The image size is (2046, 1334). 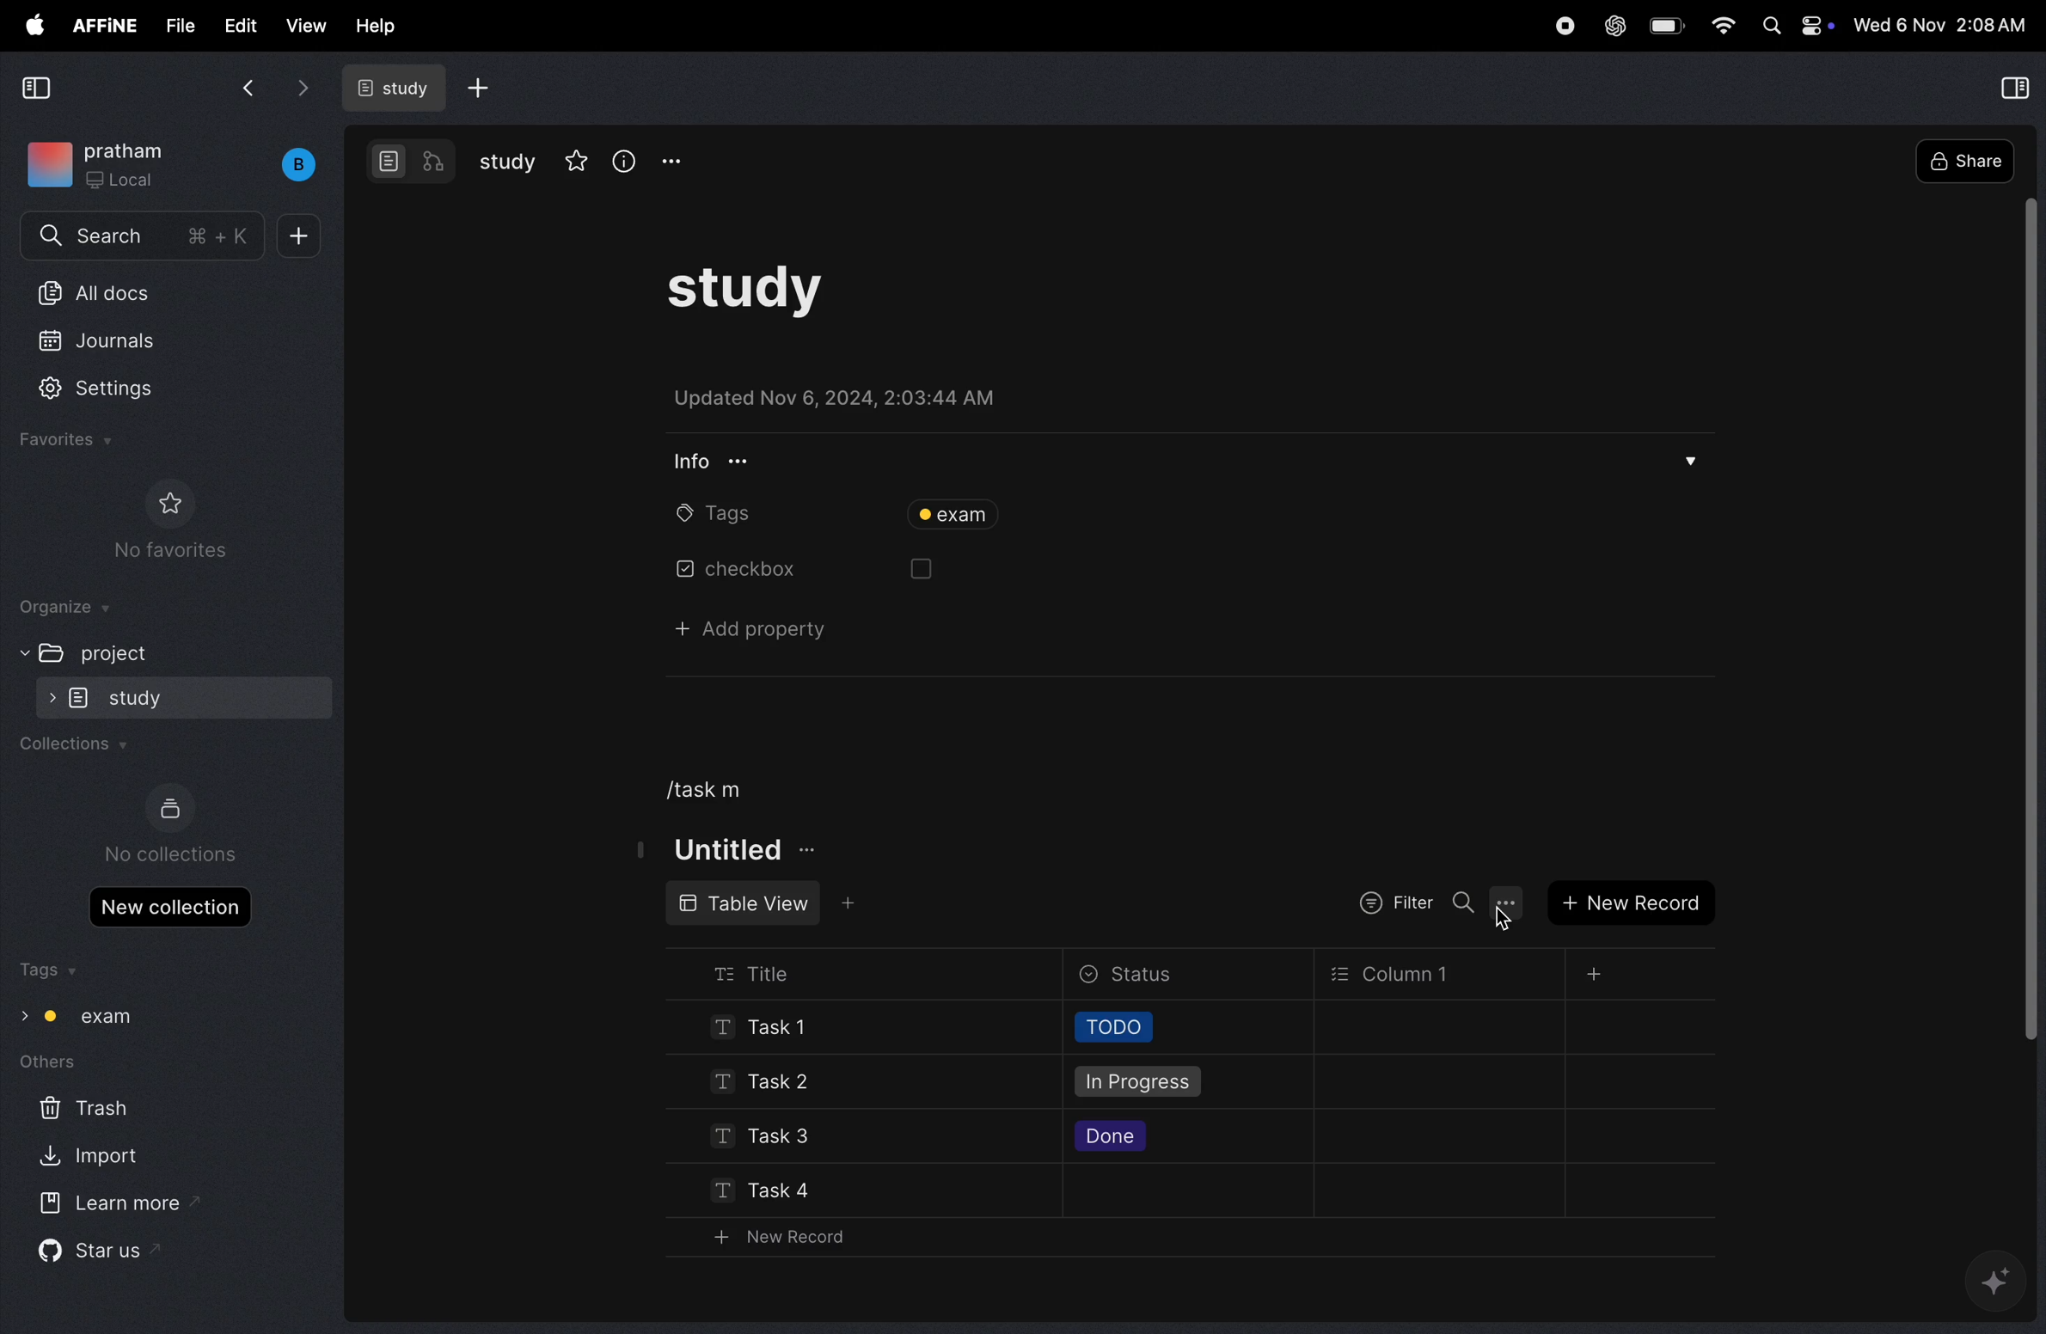 What do you see at coordinates (89, 1018) in the screenshot?
I see `tag exam` at bounding box center [89, 1018].